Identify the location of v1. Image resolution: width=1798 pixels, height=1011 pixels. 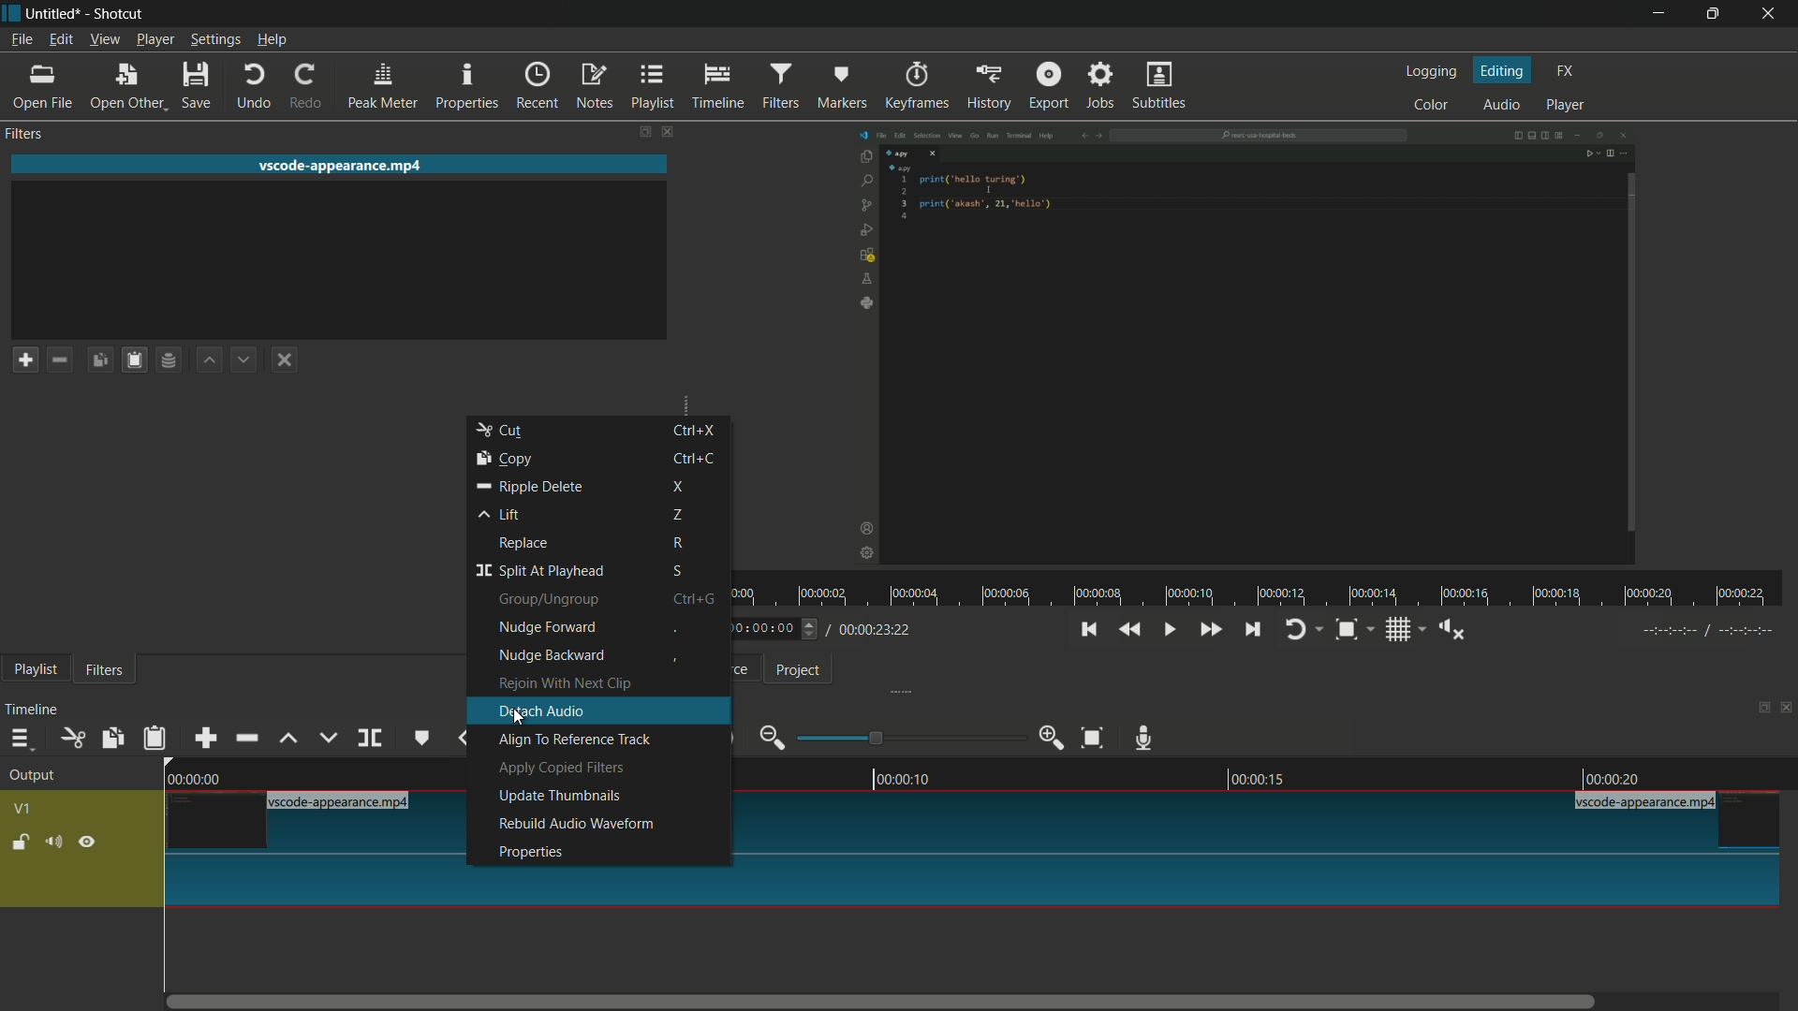
(23, 811).